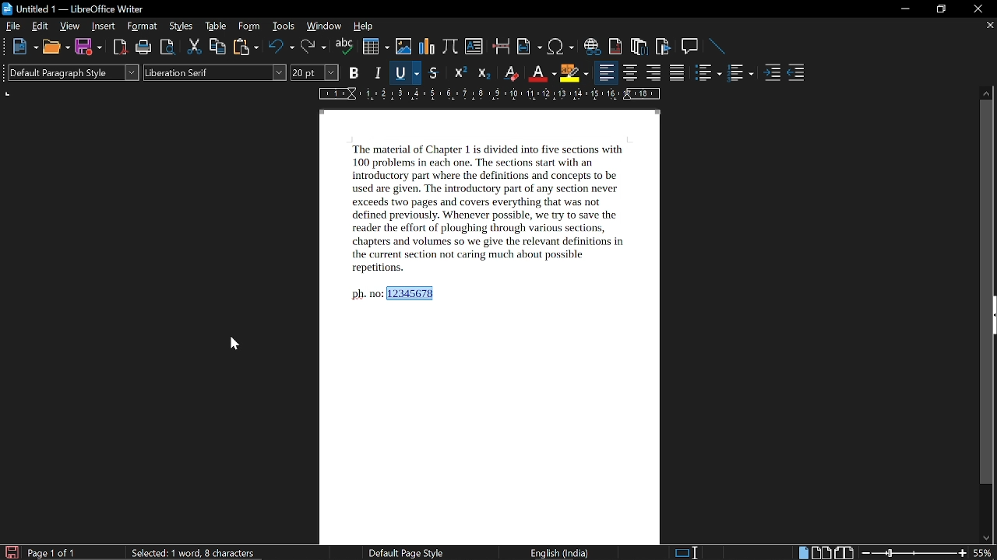  What do you see at coordinates (822, 553) in the screenshot?
I see `multiple page view` at bounding box center [822, 553].